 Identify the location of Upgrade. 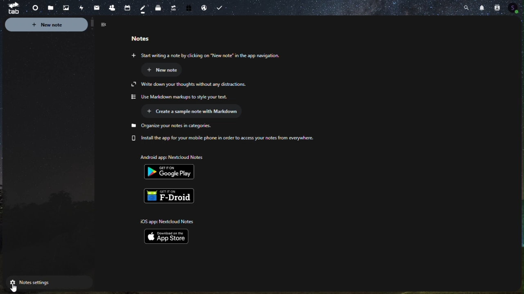
(173, 8).